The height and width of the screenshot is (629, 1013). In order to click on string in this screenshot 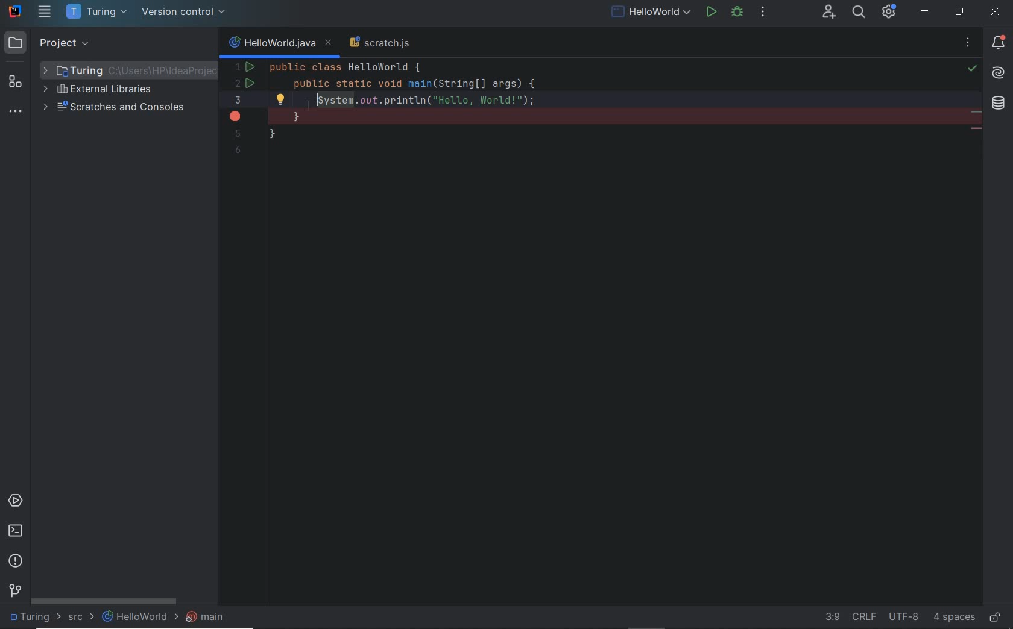, I will do `click(977, 130)`.